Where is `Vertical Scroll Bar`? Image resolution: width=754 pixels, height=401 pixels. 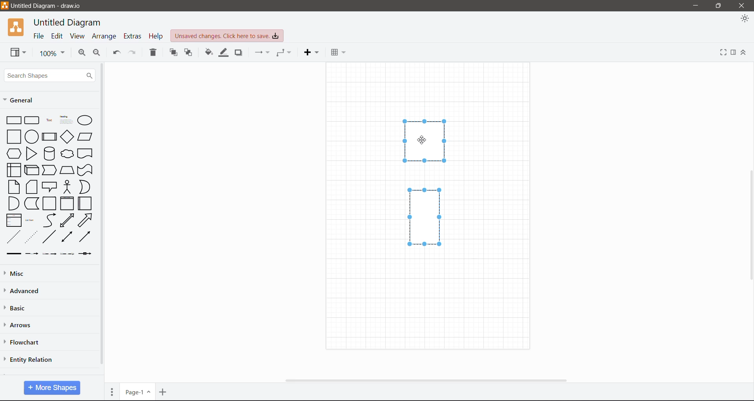 Vertical Scroll Bar is located at coordinates (102, 217).